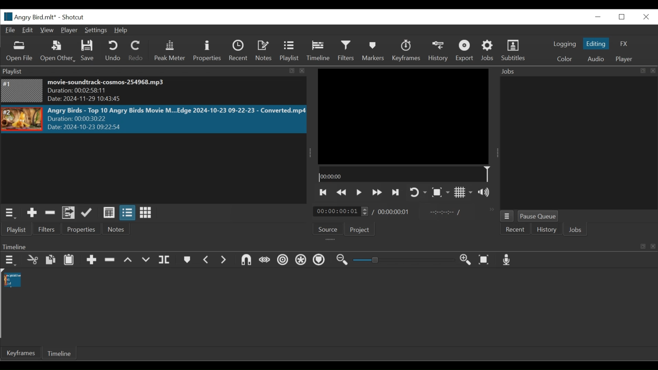  Describe the element at coordinates (264, 260) in the screenshot. I see `Scrub while dragging` at that location.